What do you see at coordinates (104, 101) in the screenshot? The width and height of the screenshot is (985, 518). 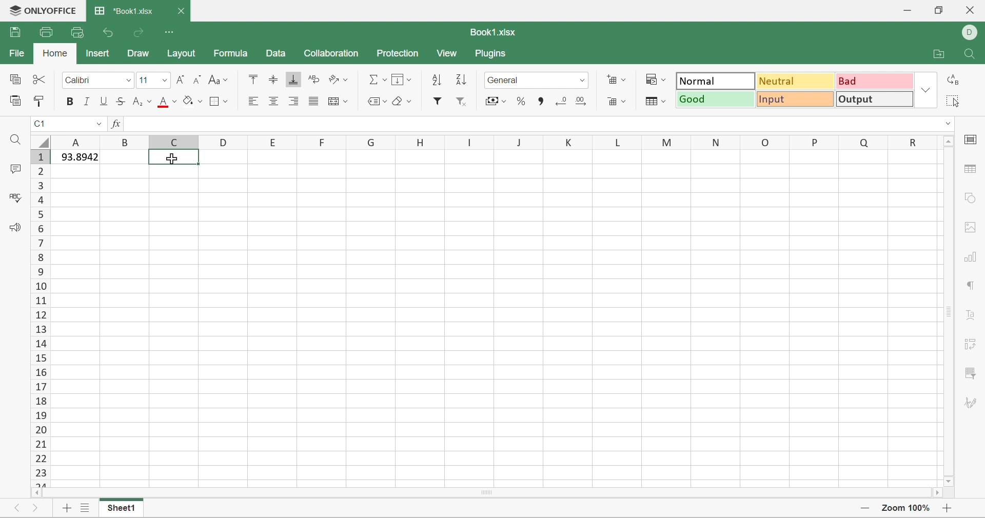 I see `Underline` at bounding box center [104, 101].